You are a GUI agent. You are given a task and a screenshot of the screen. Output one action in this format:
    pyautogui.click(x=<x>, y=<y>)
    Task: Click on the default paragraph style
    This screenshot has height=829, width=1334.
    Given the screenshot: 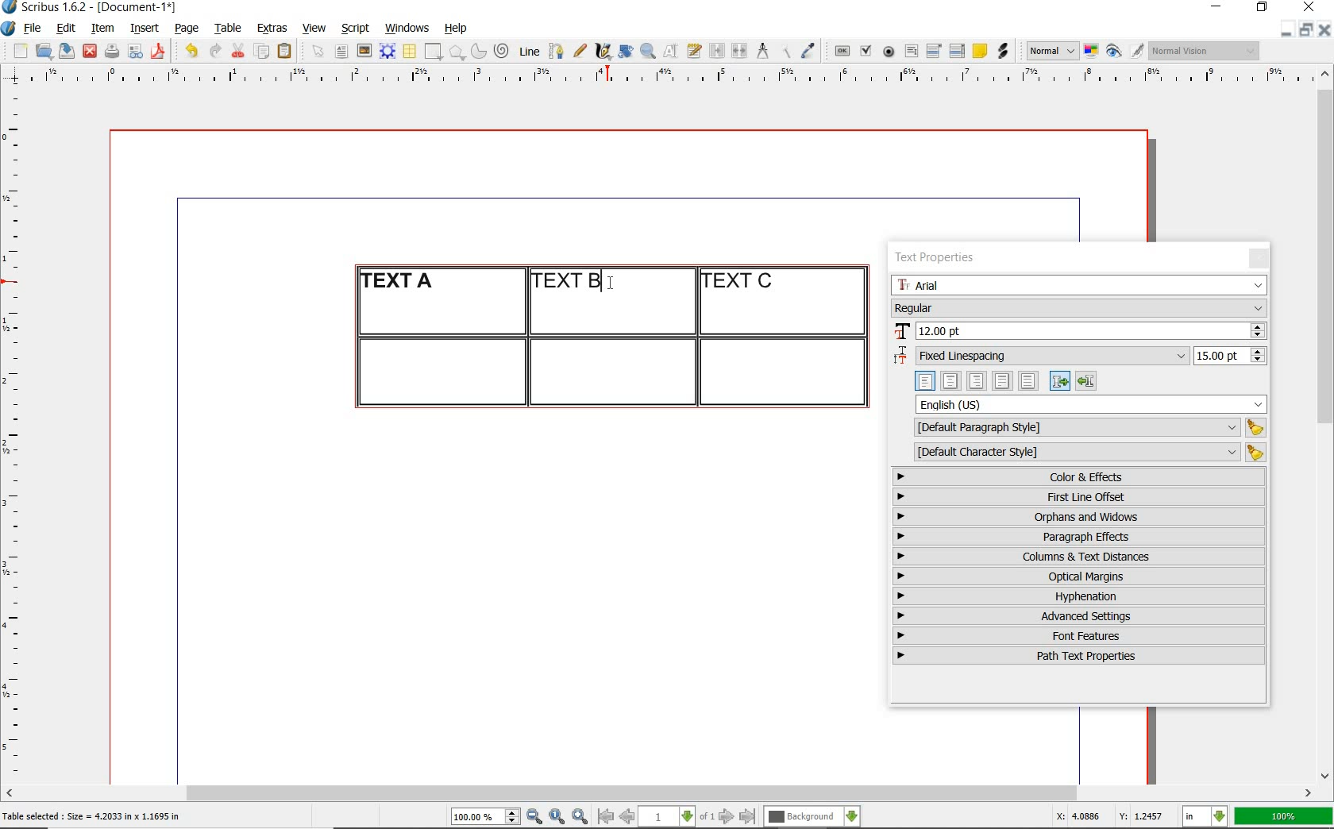 What is the action you would take?
    pyautogui.click(x=1086, y=428)
    